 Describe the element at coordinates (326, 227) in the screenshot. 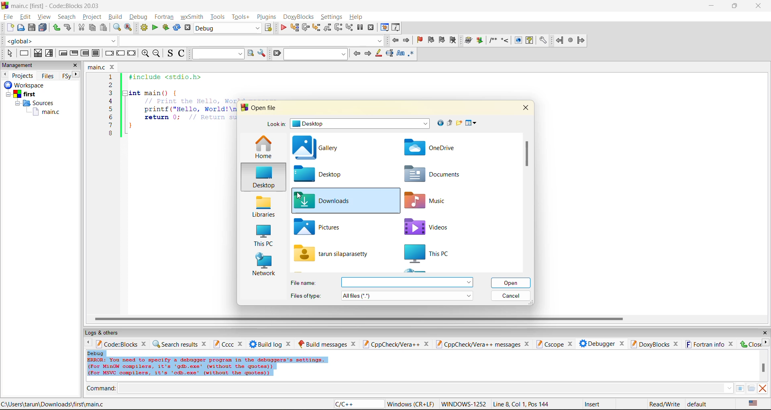

I see `pictures` at that location.